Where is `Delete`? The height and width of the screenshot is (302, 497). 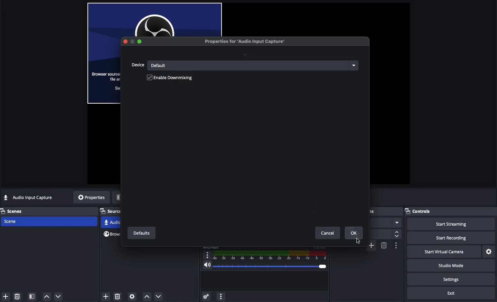
Delete is located at coordinates (117, 296).